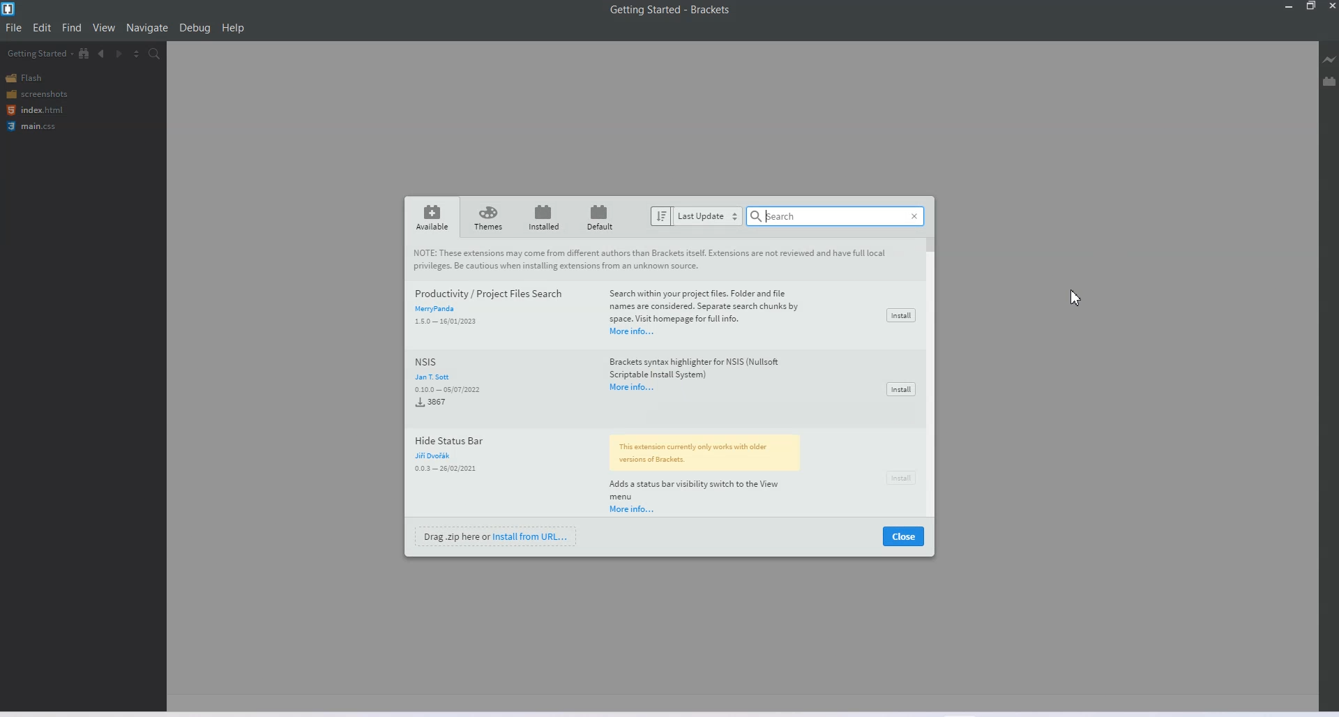  What do you see at coordinates (935, 377) in the screenshot?
I see `scrollbar` at bounding box center [935, 377].